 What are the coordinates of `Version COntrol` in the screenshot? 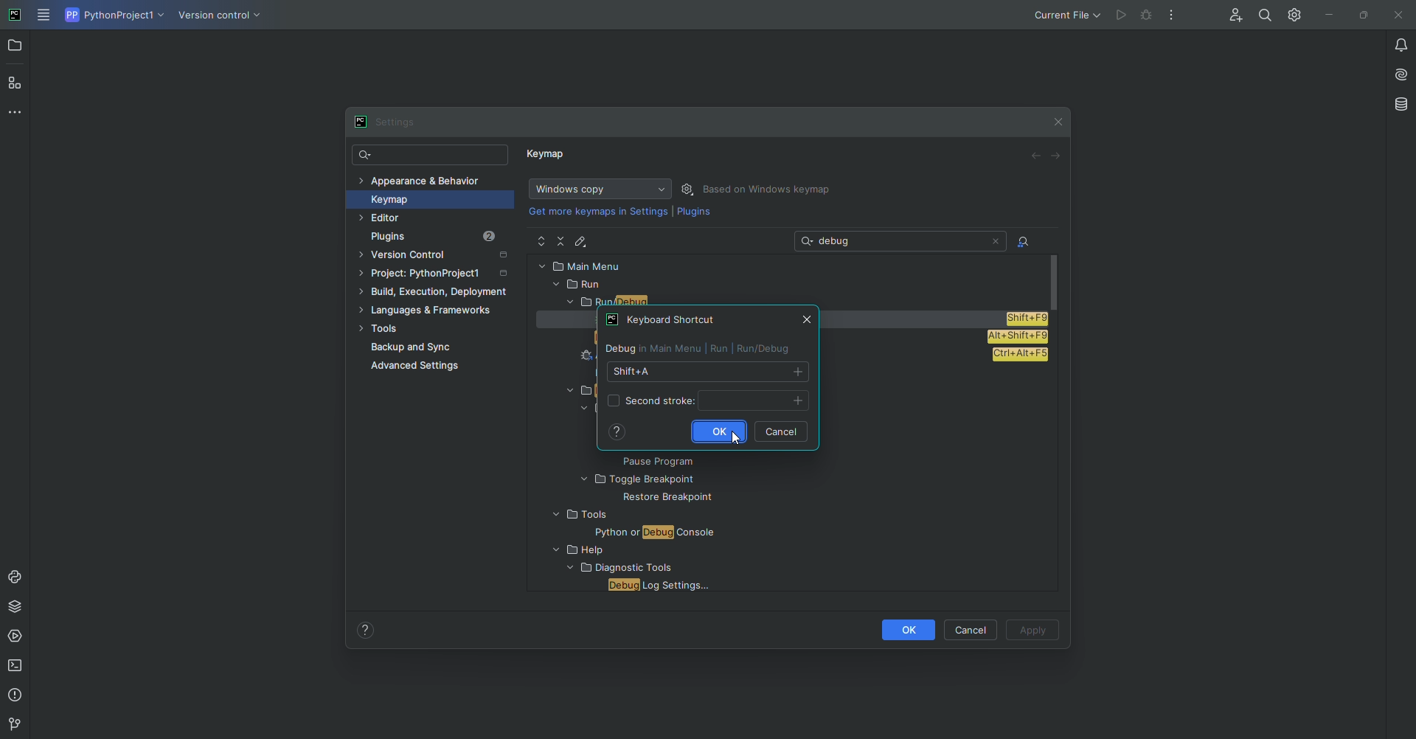 It's located at (223, 18).